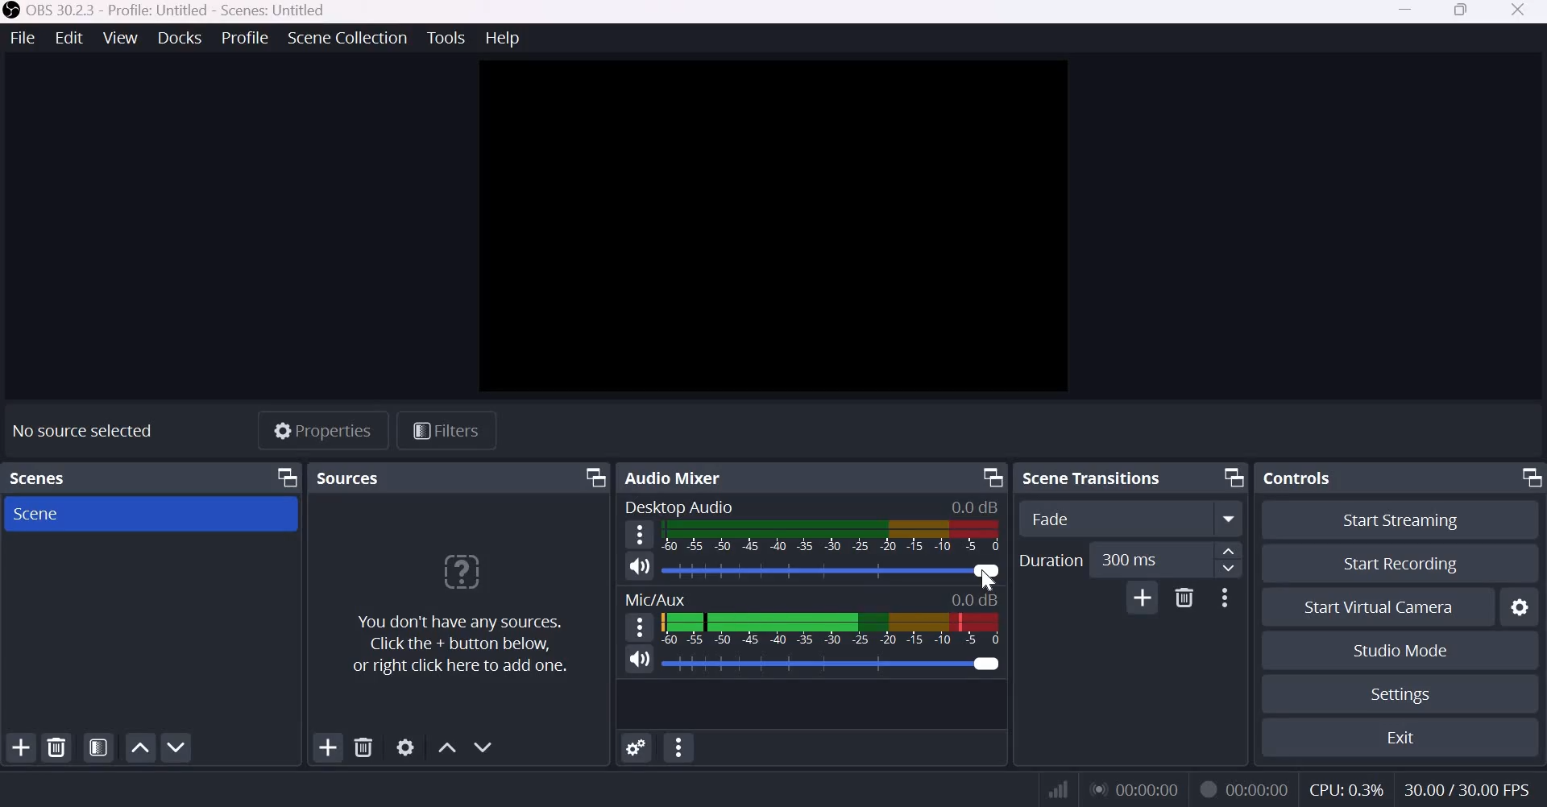 The width and height of the screenshot is (1547, 807). I want to click on Dock Options icon, so click(591, 478).